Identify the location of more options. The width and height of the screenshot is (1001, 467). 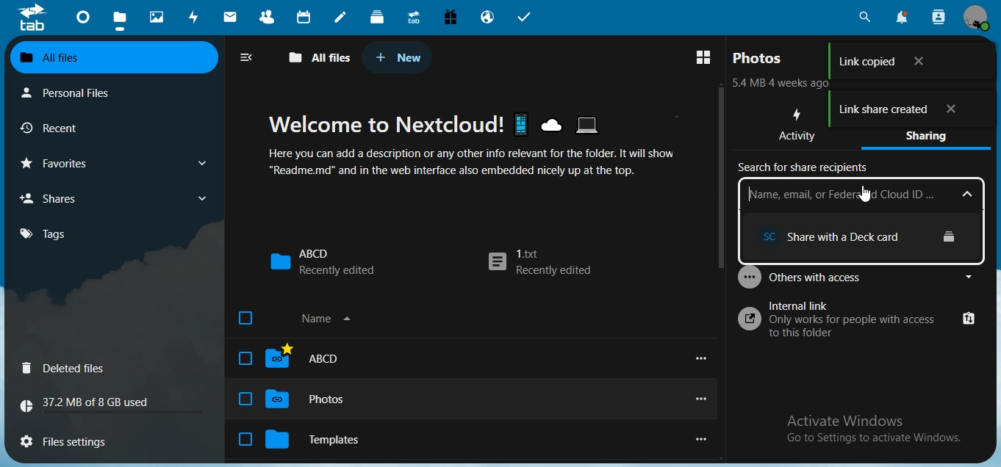
(706, 359).